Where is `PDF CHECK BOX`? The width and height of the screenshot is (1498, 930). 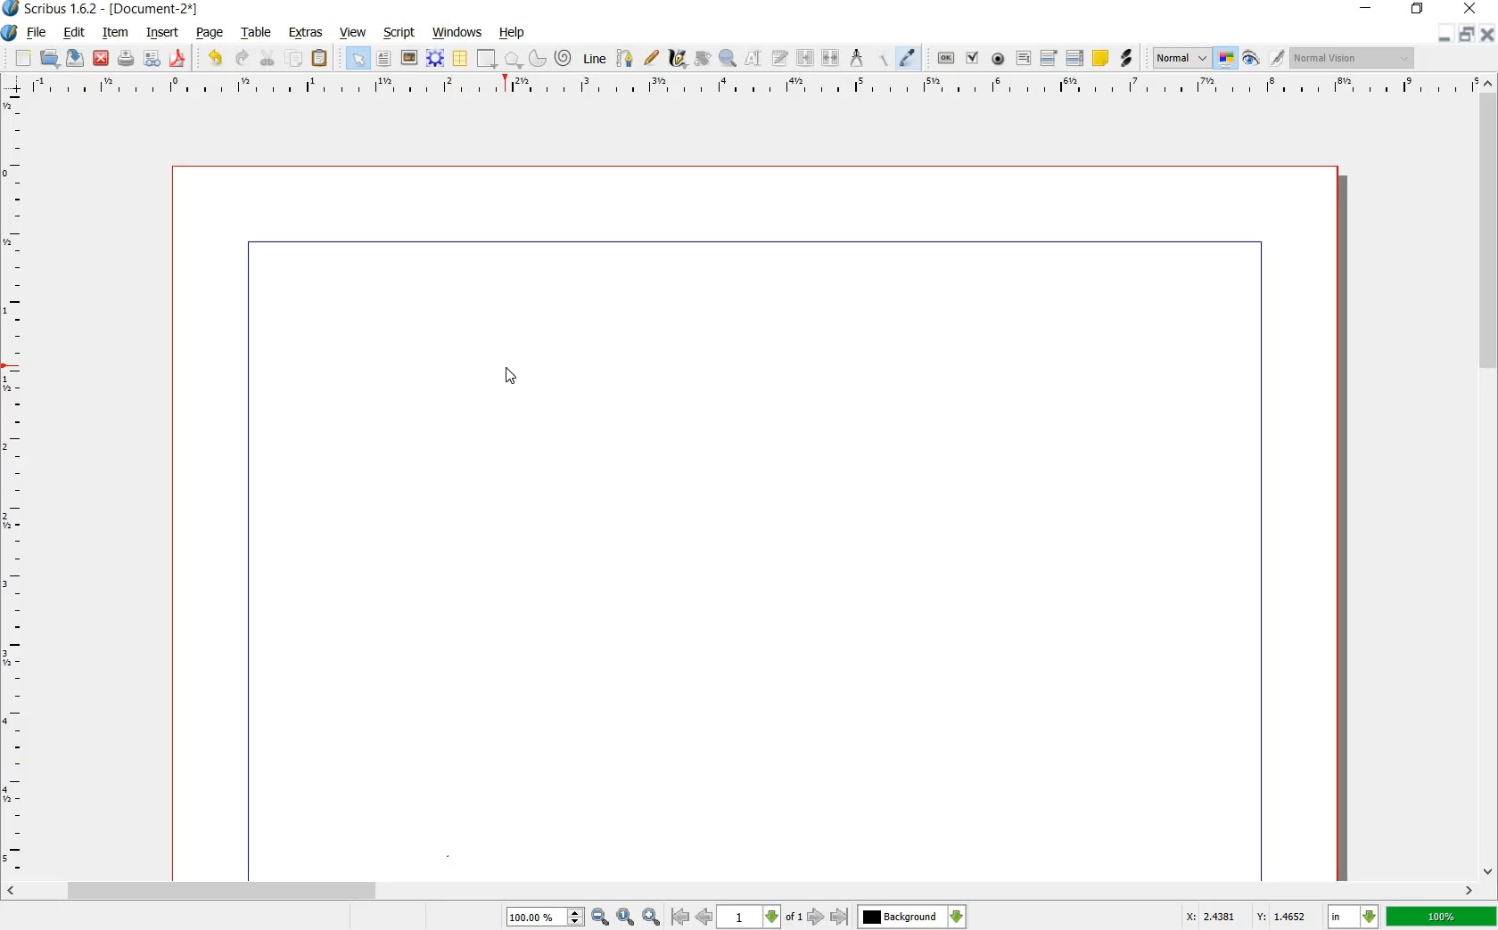 PDF CHECK BOX is located at coordinates (973, 58).